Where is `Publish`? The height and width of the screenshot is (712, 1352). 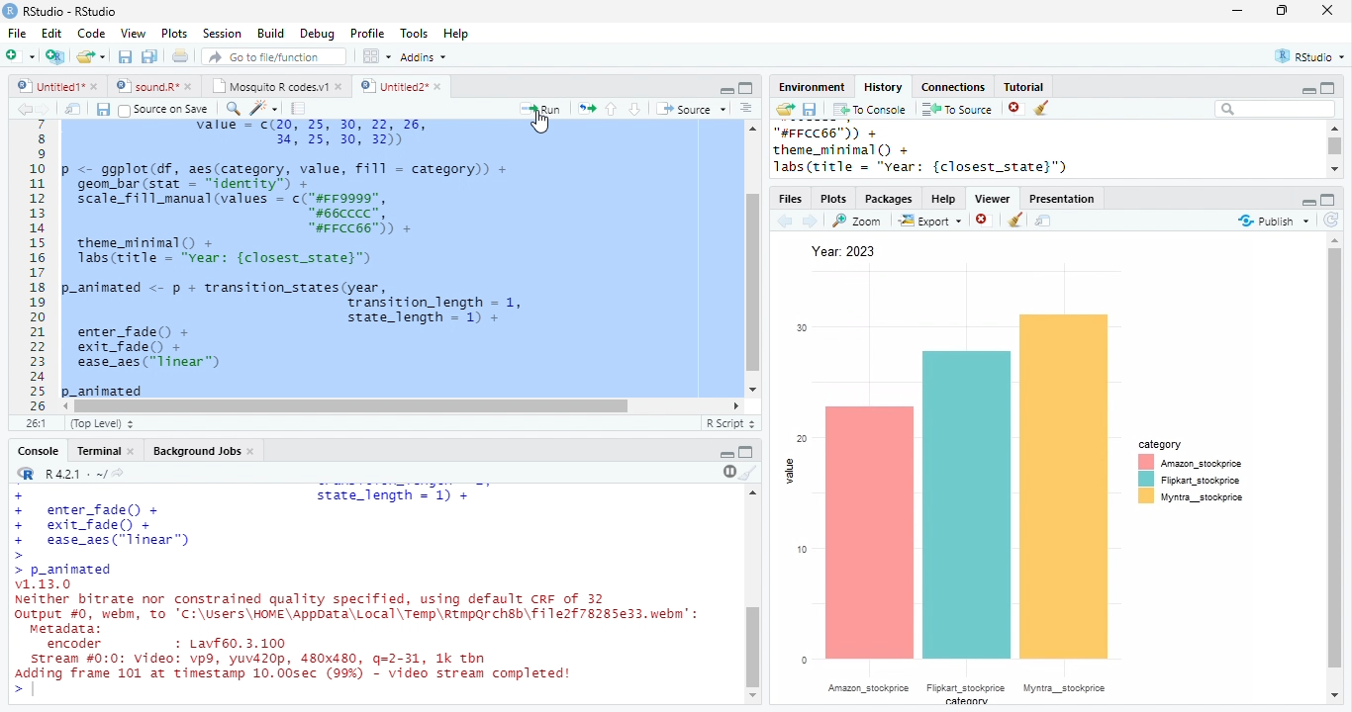
Publish is located at coordinates (1273, 221).